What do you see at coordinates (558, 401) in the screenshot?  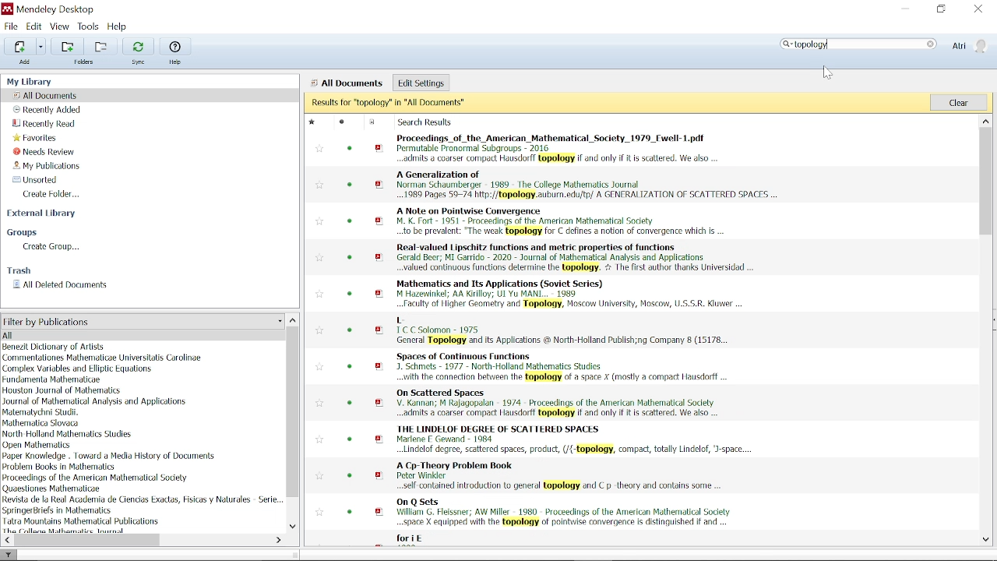 I see `citation` at bounding box center [558, 401].